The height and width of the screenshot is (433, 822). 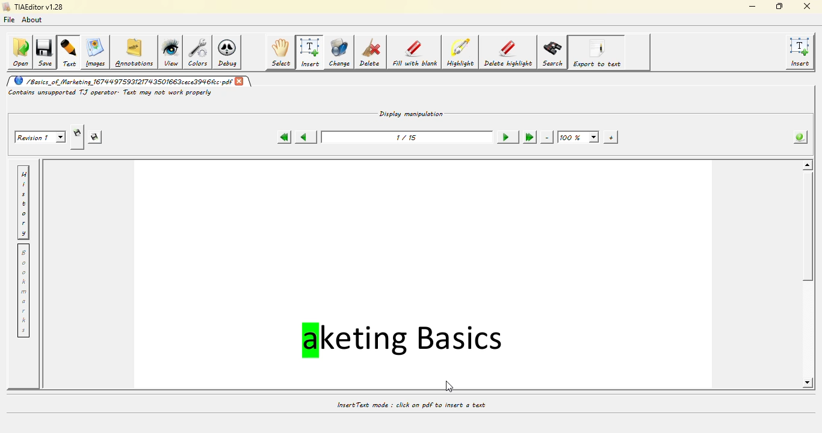 I want to click on bookmarks, so click(x=25, y=291).